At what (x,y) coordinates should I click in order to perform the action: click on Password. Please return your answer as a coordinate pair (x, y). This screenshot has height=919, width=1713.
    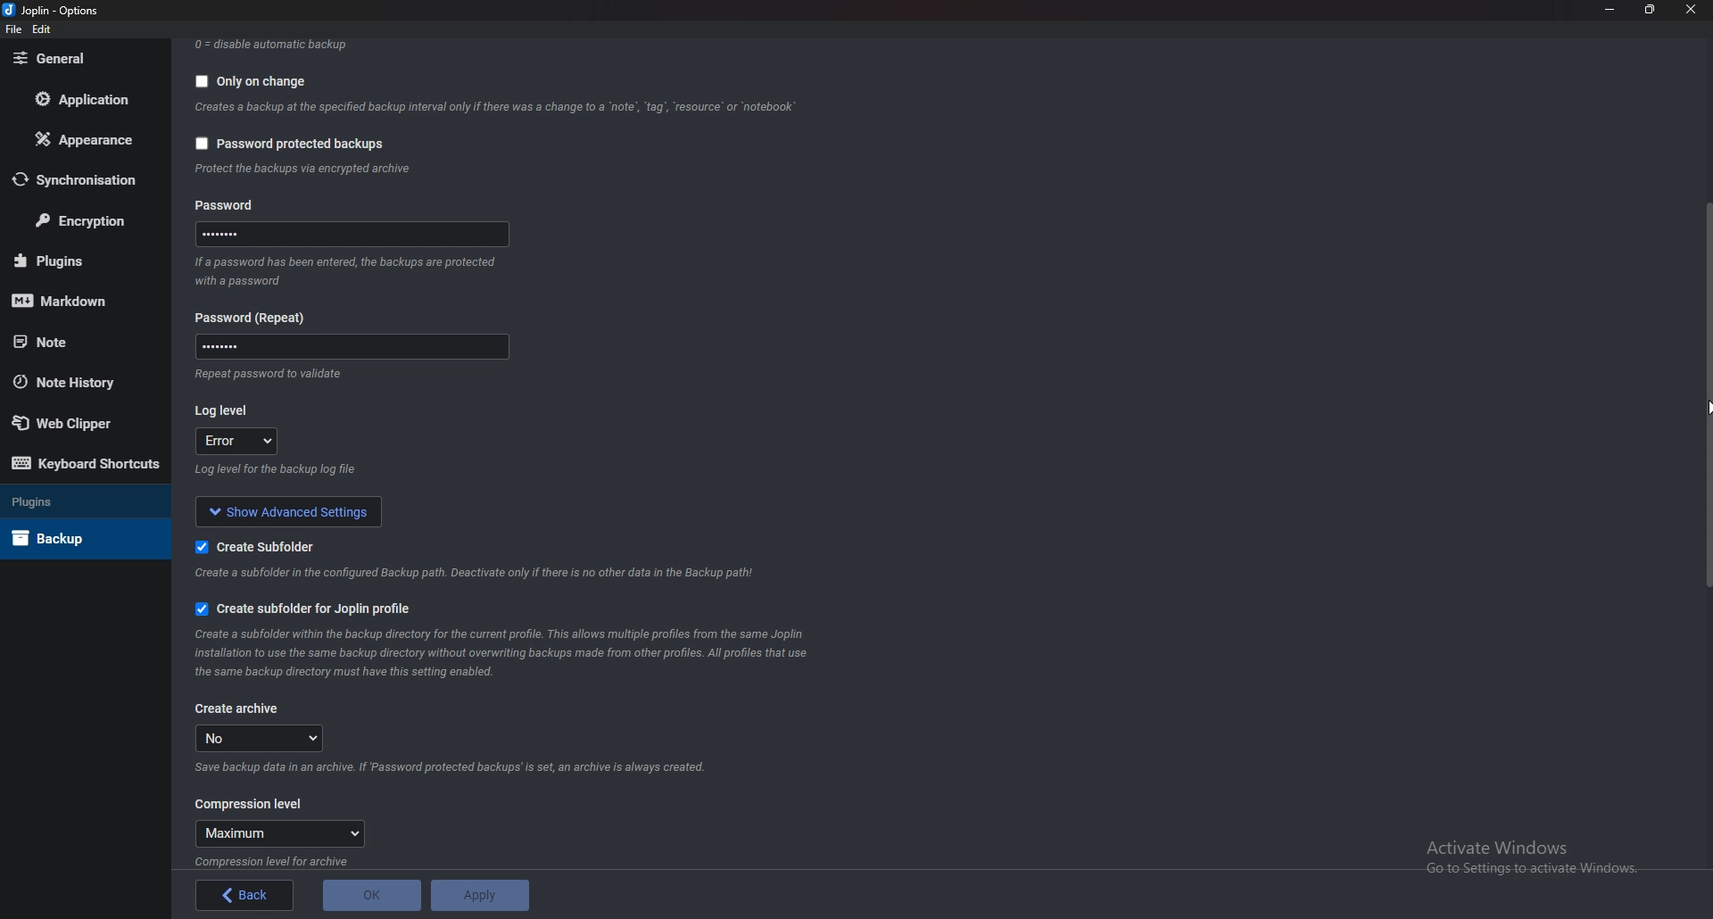
    Looking at the image, I should click on (357, 234).